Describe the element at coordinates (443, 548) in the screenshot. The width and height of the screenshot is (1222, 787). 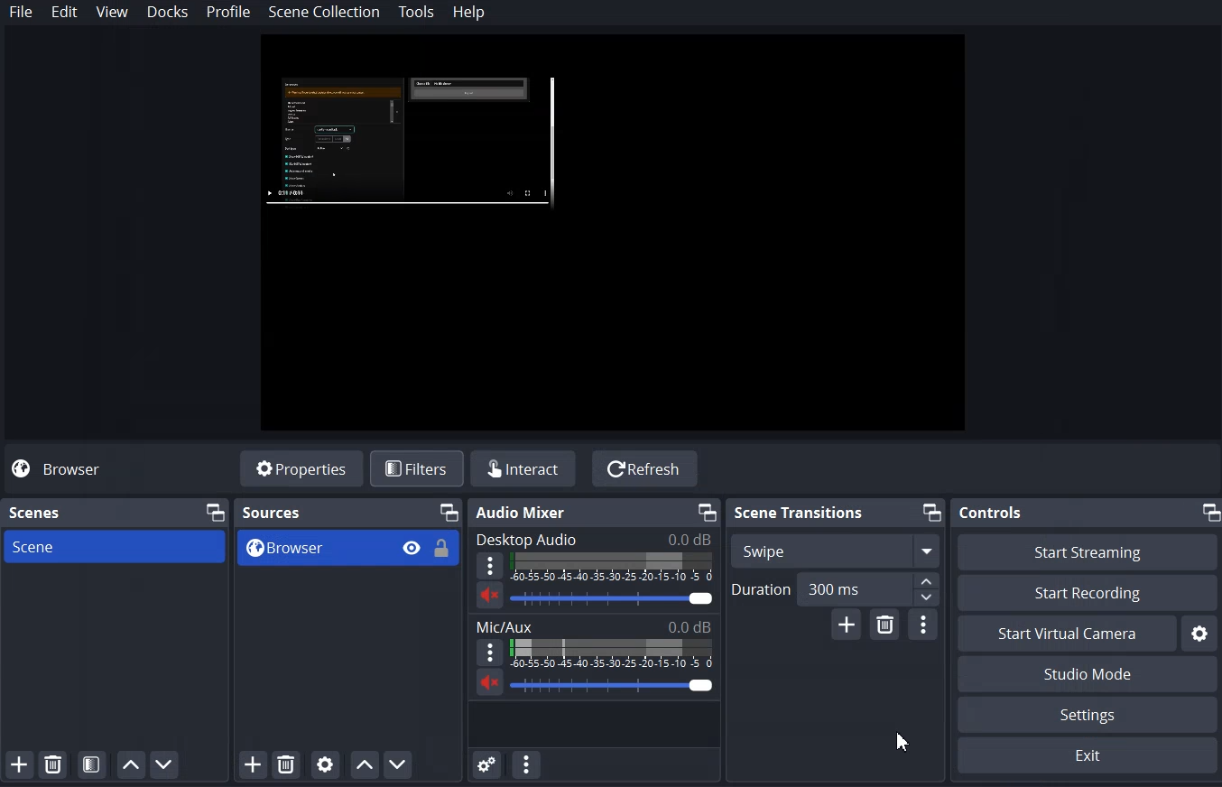
I see `Unlock` at that location.